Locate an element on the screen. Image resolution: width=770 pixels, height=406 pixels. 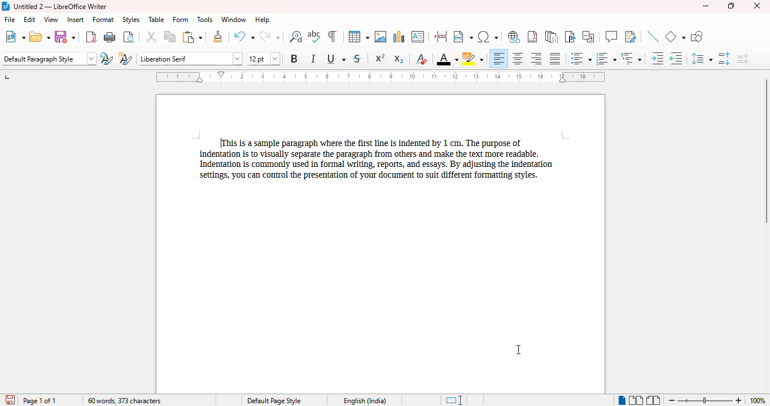
select outline format is located at coordinates (632, 58).